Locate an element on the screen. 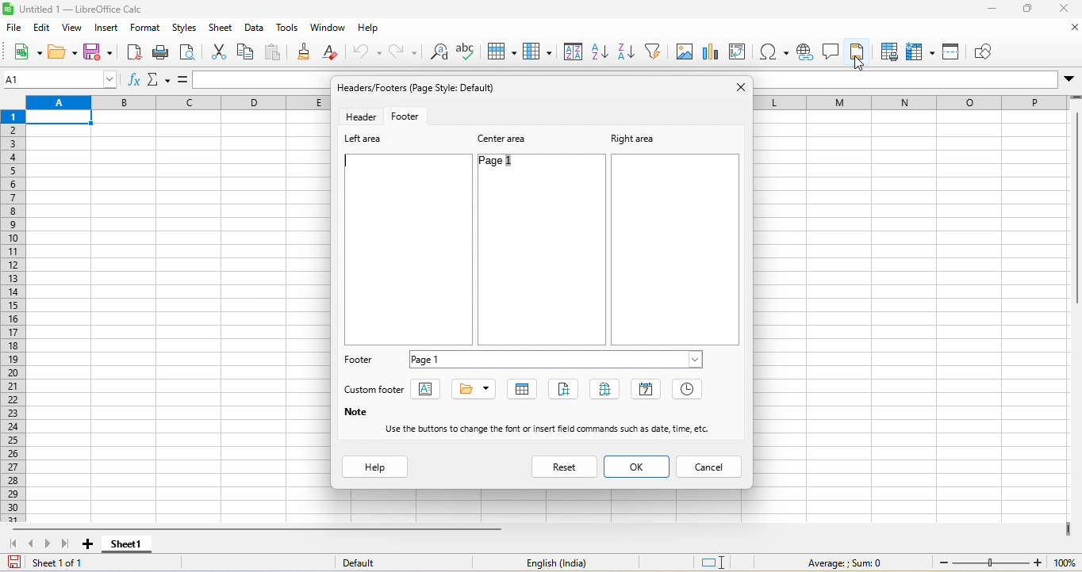  paste is located at coordinates (277, 53).